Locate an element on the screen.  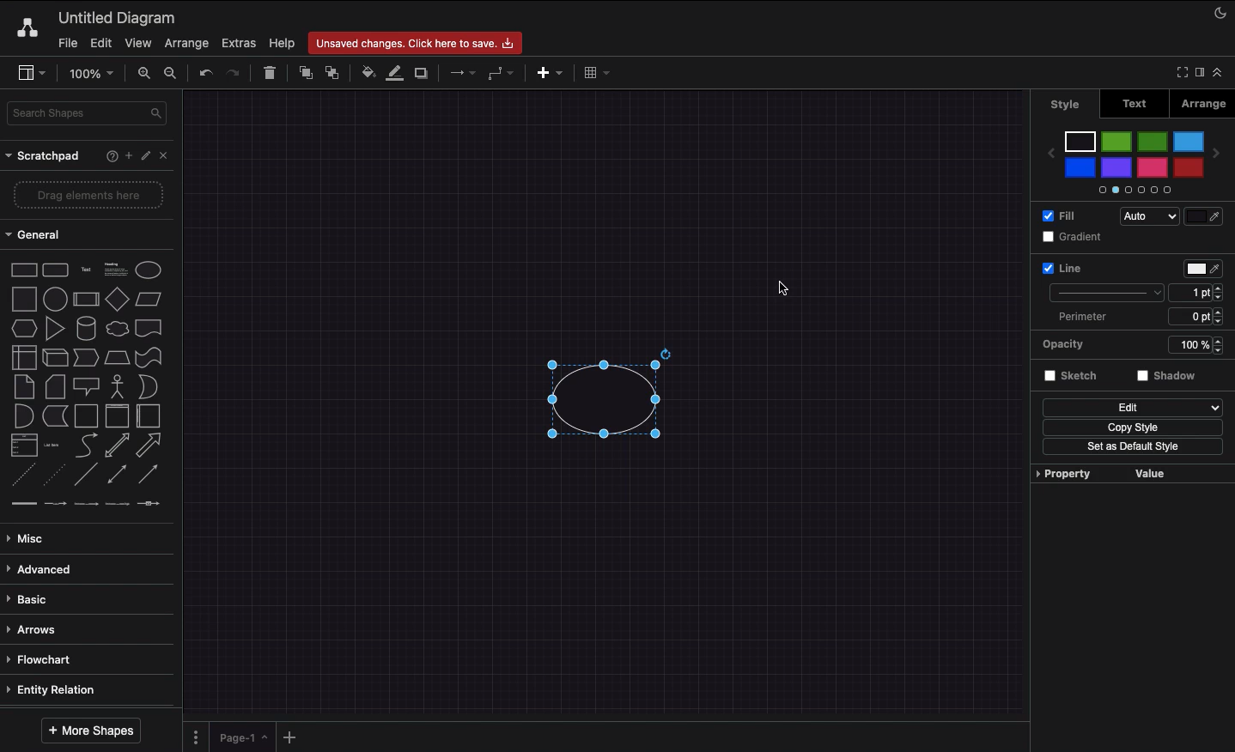
Square is located at coordinates (22, 299).